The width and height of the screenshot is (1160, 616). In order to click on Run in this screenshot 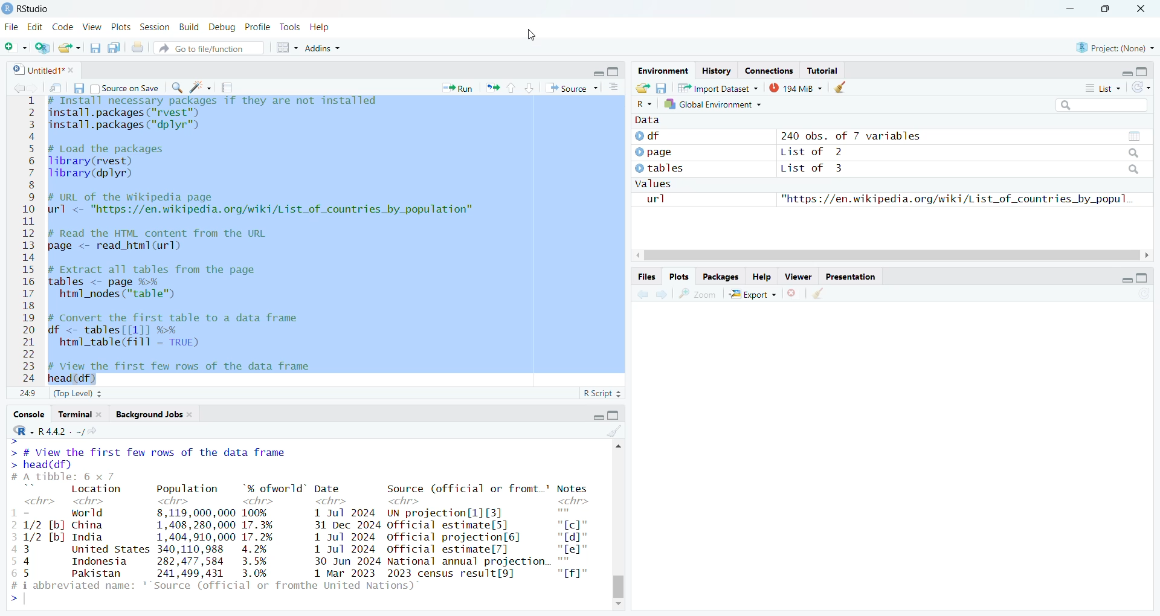, I will do `click(457, 88)`.